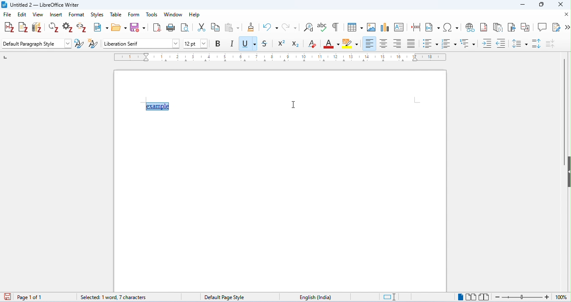 The width and height of the screenshot is (571, 302). I want to click on line spacing, so click(520, 43).